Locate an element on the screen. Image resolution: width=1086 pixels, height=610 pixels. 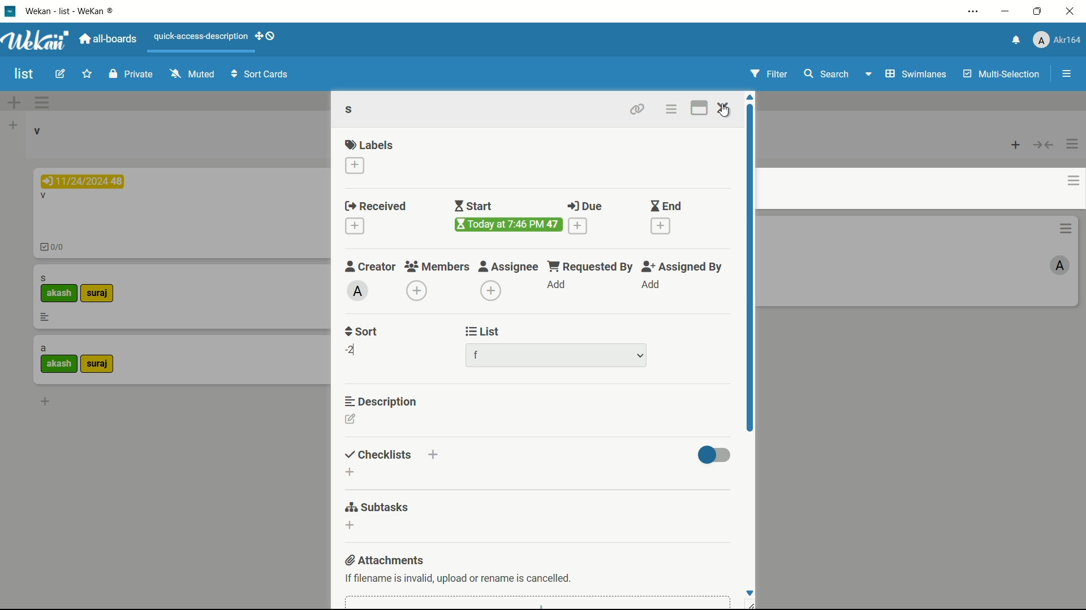
collapse is located at coordinates (1043, 146).